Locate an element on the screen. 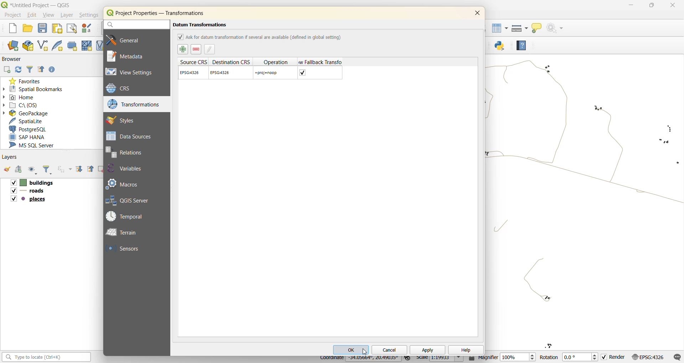  styles is located at coordinates (125, 120).